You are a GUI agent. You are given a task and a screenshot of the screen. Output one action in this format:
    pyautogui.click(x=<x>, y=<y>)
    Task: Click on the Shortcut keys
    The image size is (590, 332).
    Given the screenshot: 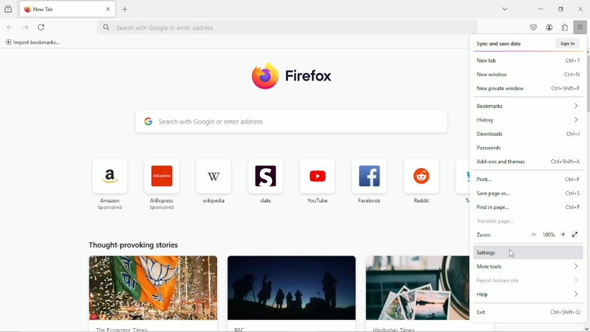 What is the action you would take?
    pyautogui.click(x=566, y=313)
    